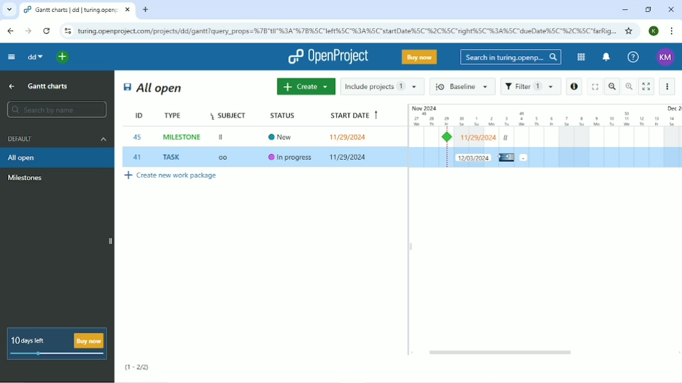 The image size is (682, 383). I want to click on Subject, so click(228, 114).